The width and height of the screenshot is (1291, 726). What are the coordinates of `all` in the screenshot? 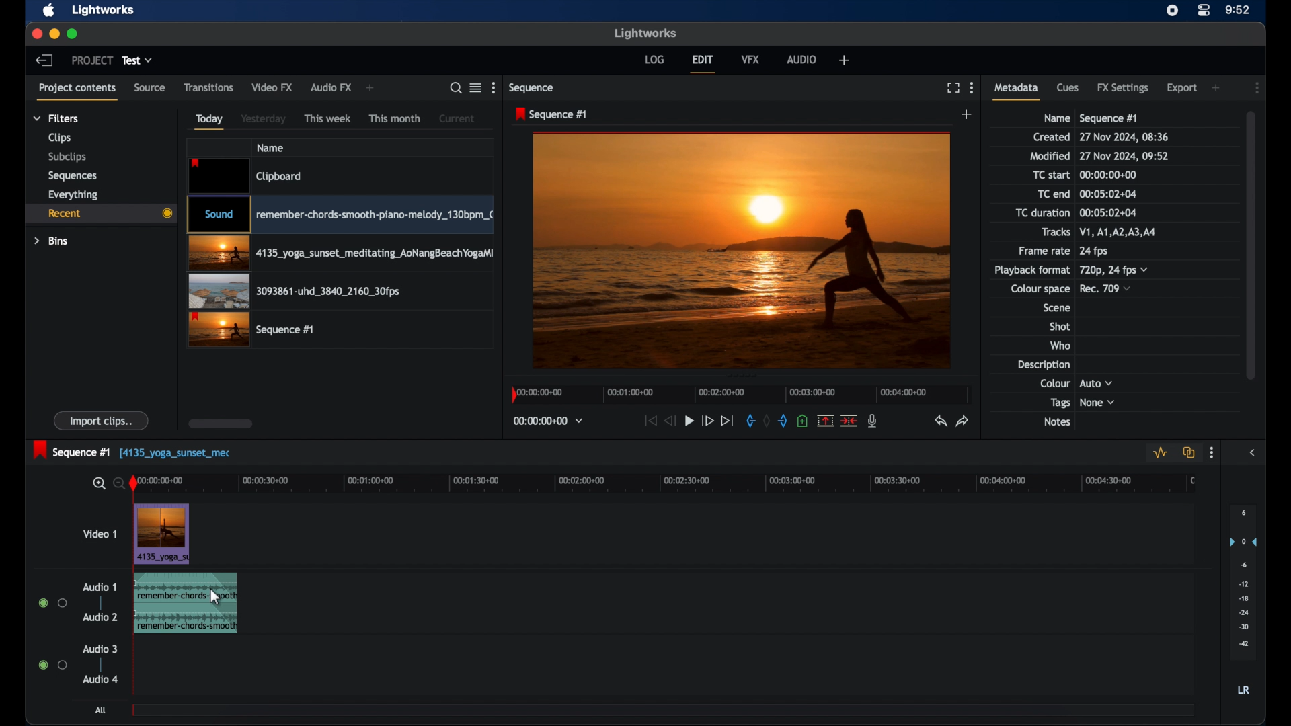 It's located at (102, 710).